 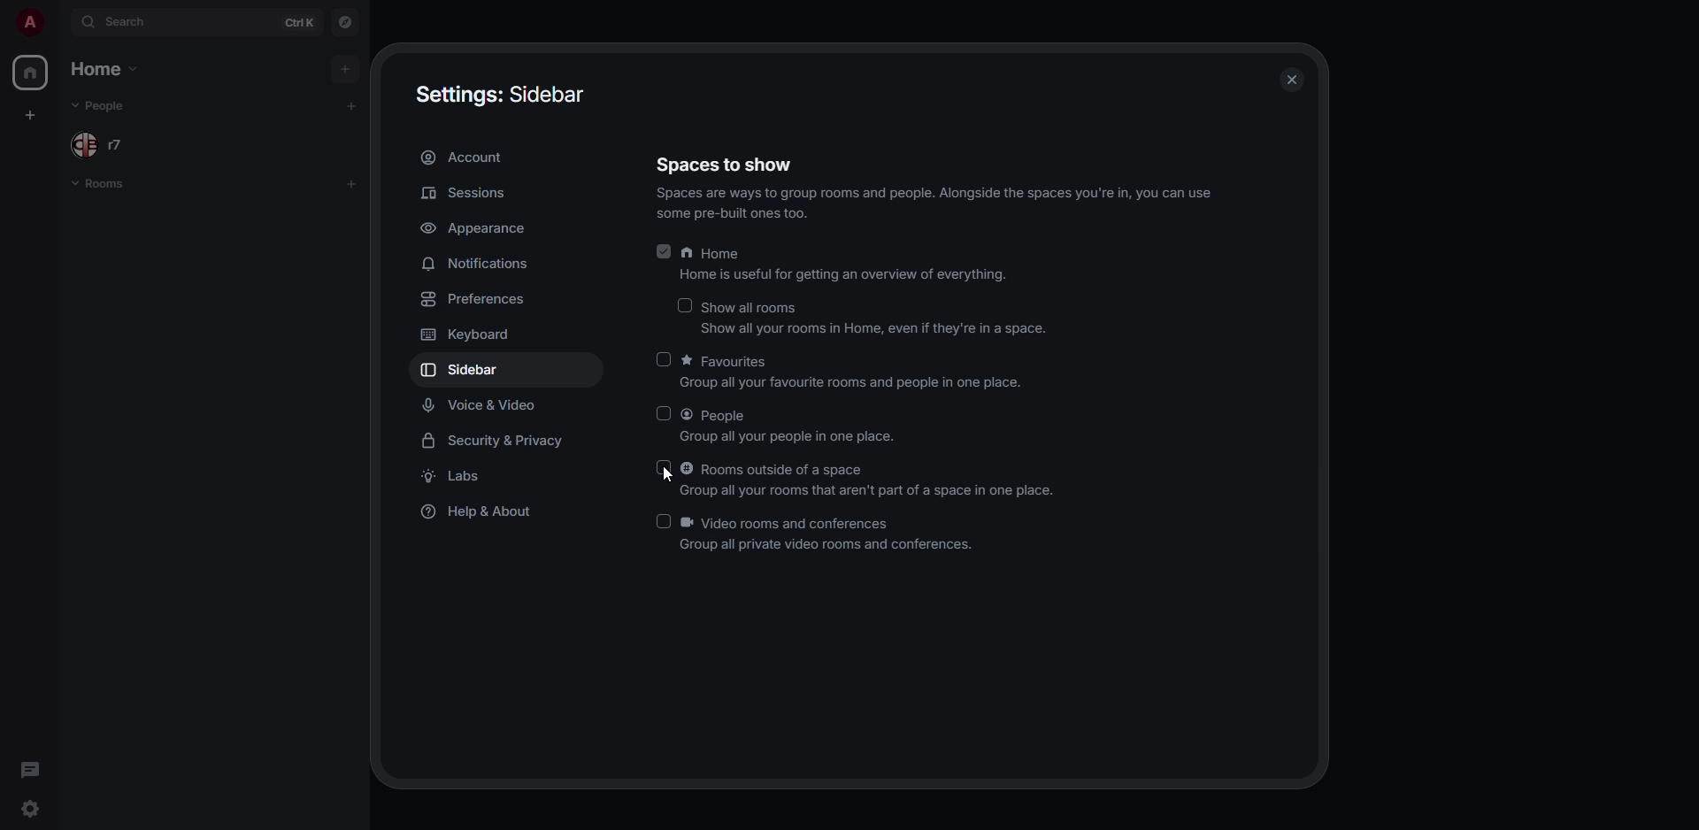 What do you see at coordinates (101, 69) in the screenshot?
I see `home` at bounding box center [101, 69].